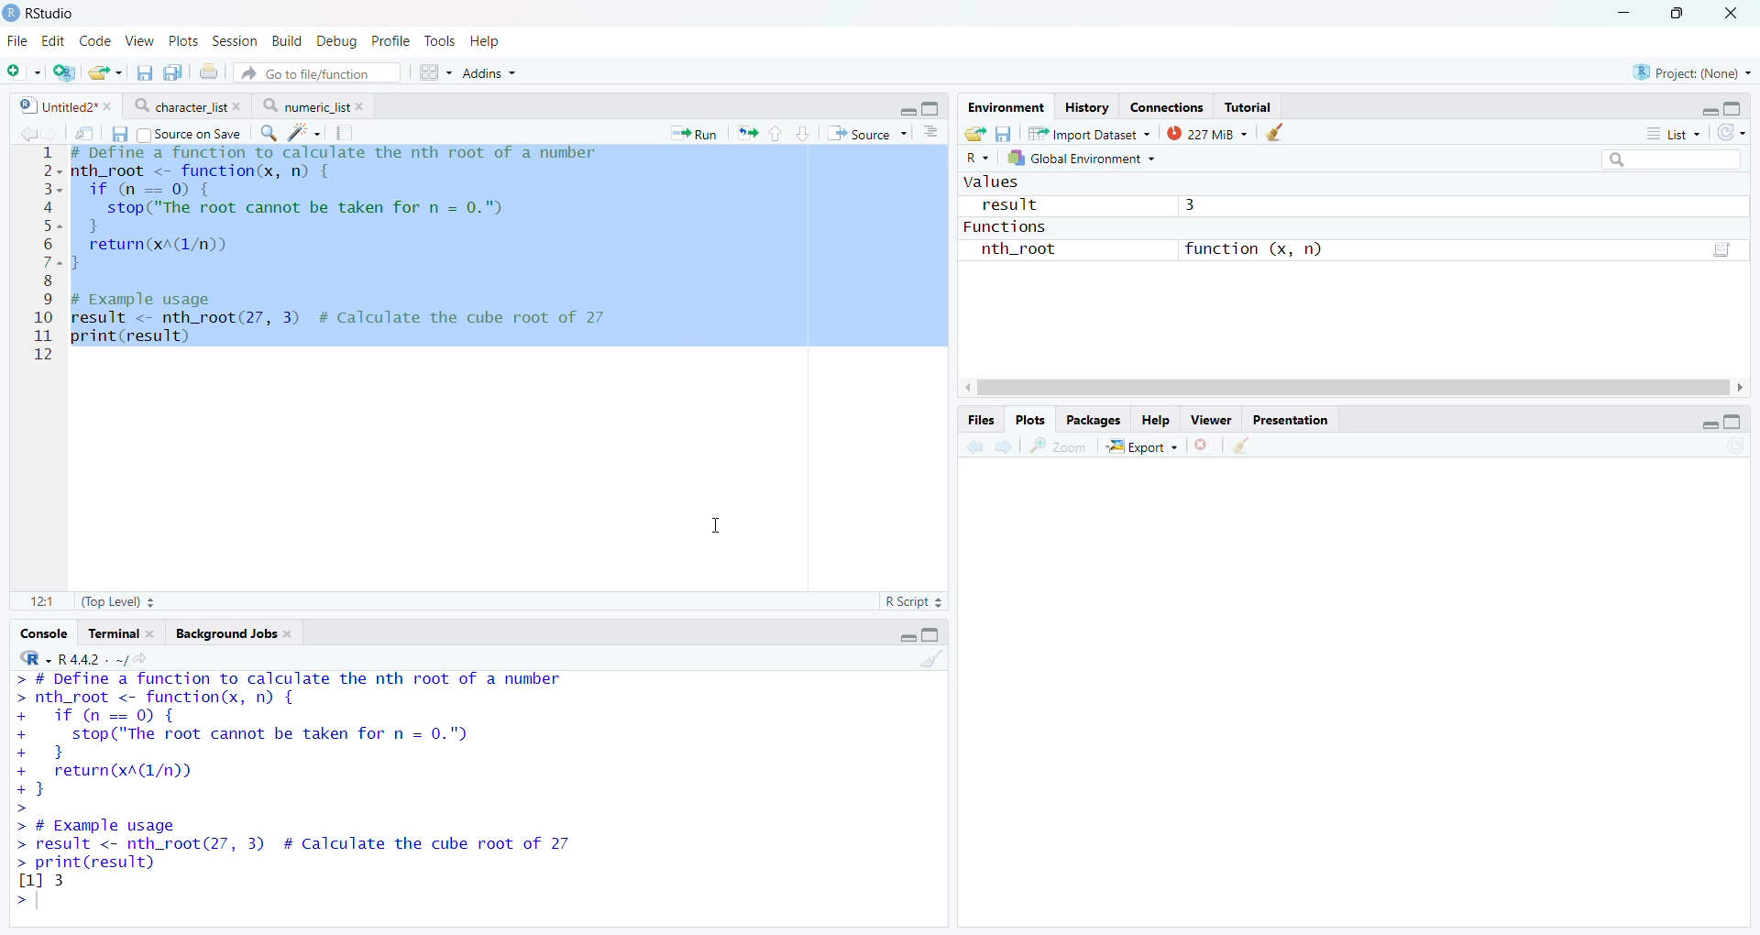  Describe the element at coordinates (390, 41) in the screenshot. I see `Profile` at that location.